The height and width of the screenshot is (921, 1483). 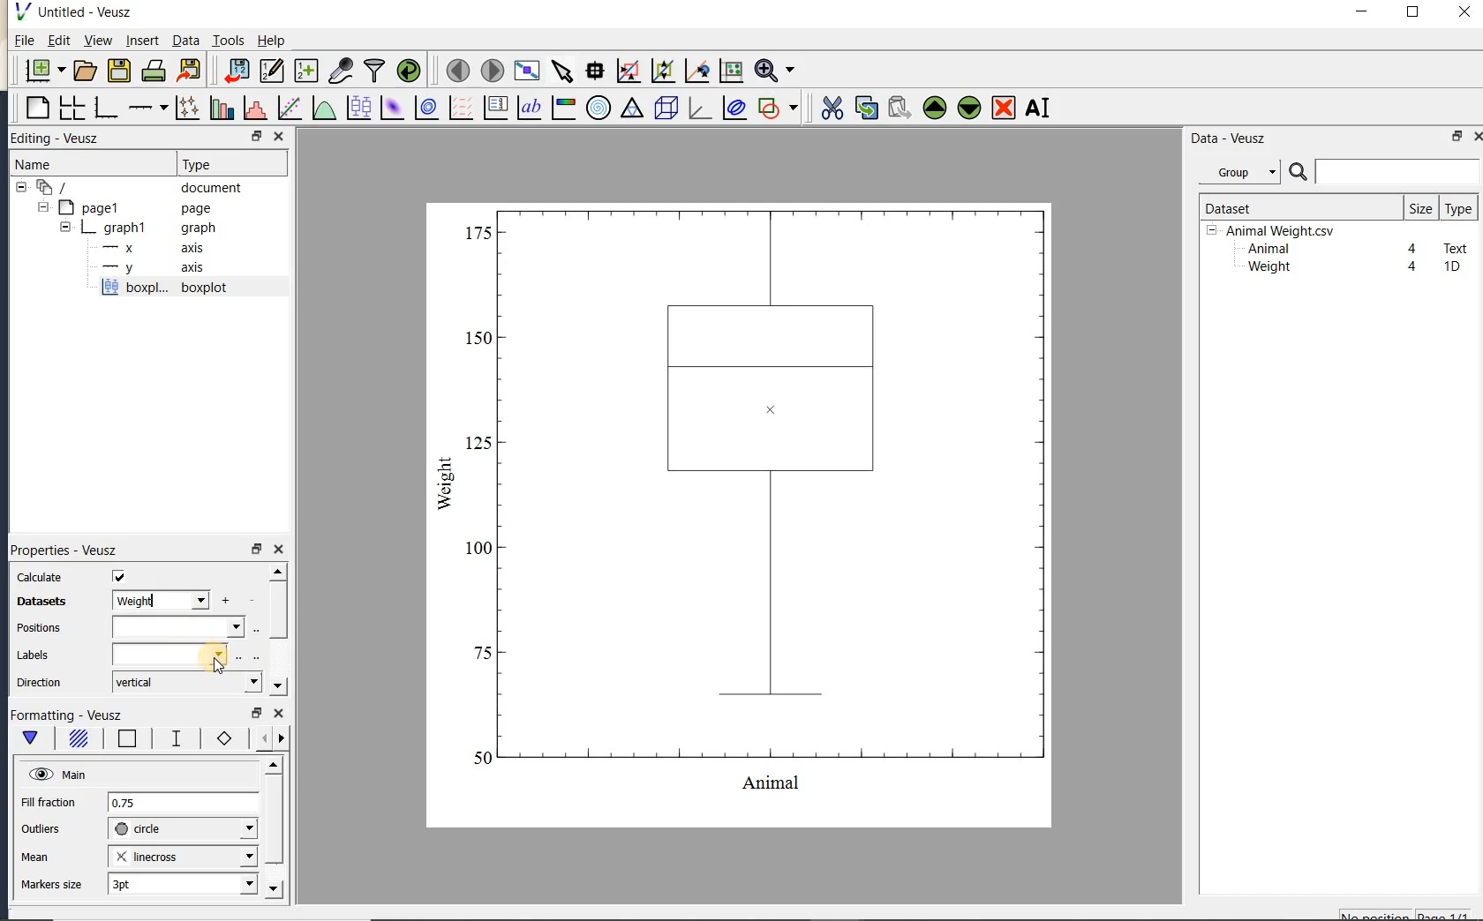 I want to click on reload linked datasets, so click(x=409, y=69).